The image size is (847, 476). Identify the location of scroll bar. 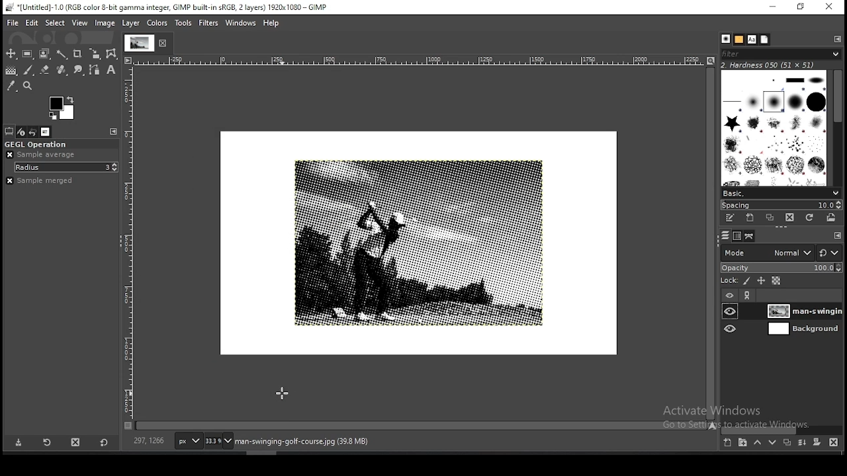
(834, 128).